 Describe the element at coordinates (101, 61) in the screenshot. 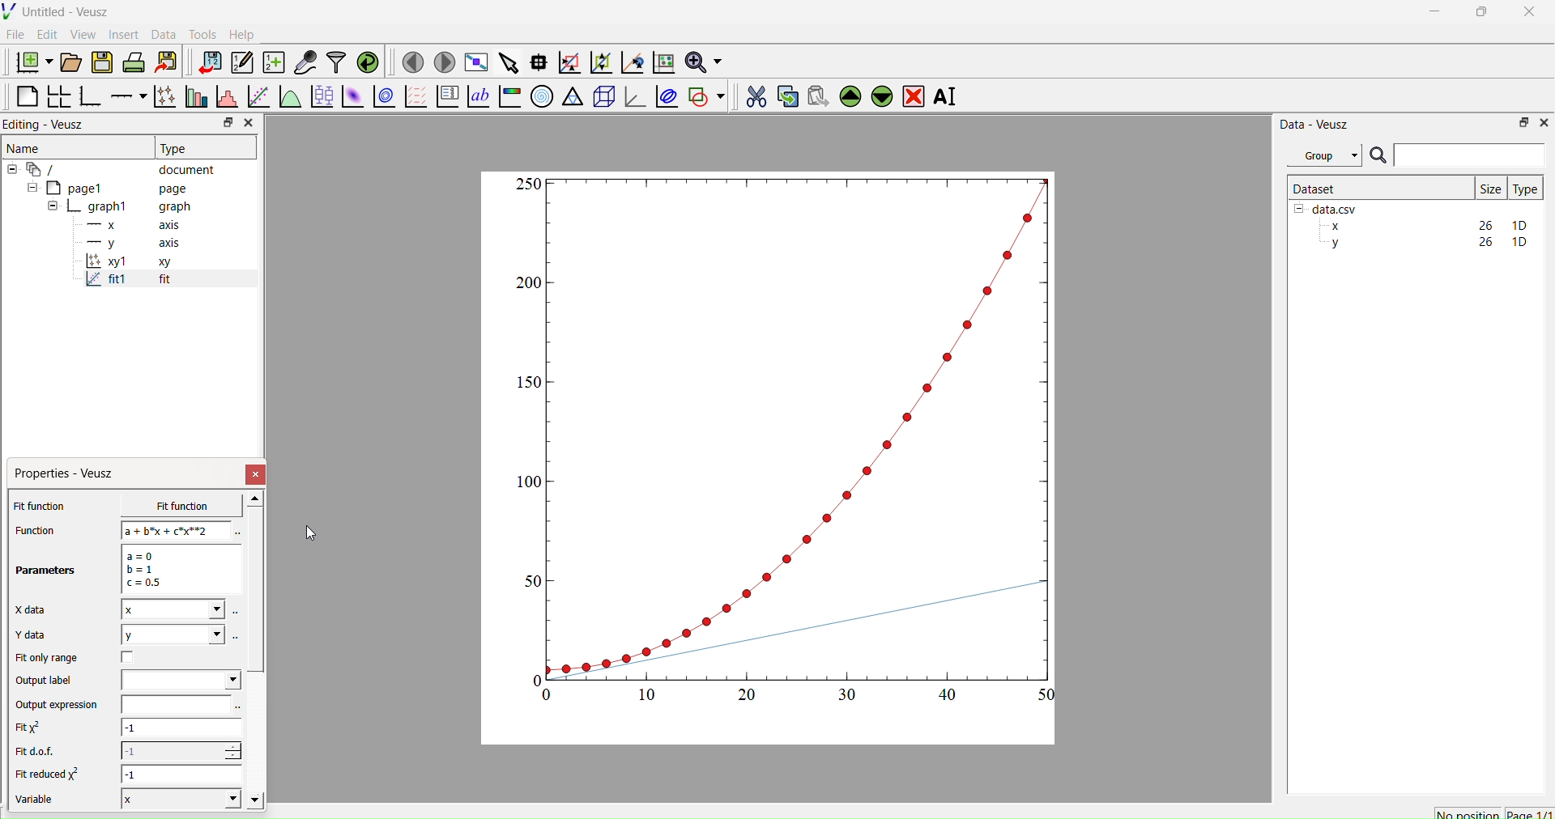

I see `Save` at that location.